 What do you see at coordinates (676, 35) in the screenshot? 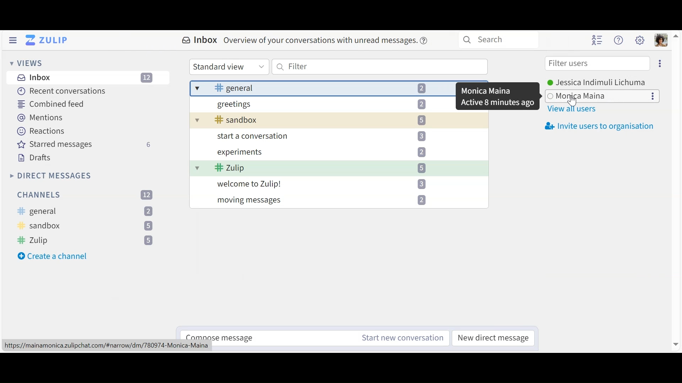
I see `move up` at bounding box center [676, 35].